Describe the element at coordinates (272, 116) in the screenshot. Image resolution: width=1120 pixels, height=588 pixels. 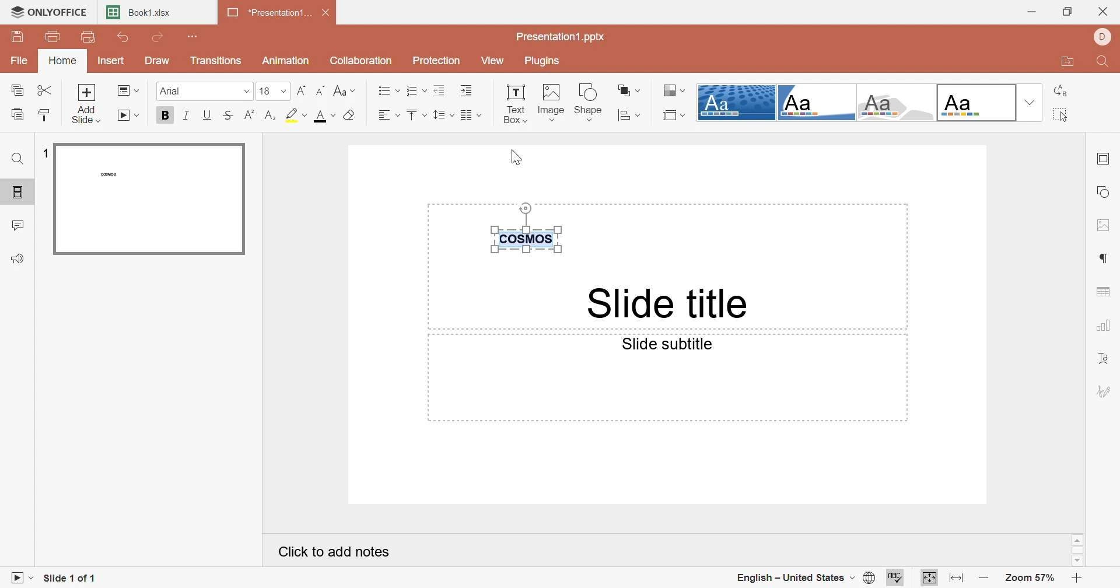
I see `Subscript` at that location.